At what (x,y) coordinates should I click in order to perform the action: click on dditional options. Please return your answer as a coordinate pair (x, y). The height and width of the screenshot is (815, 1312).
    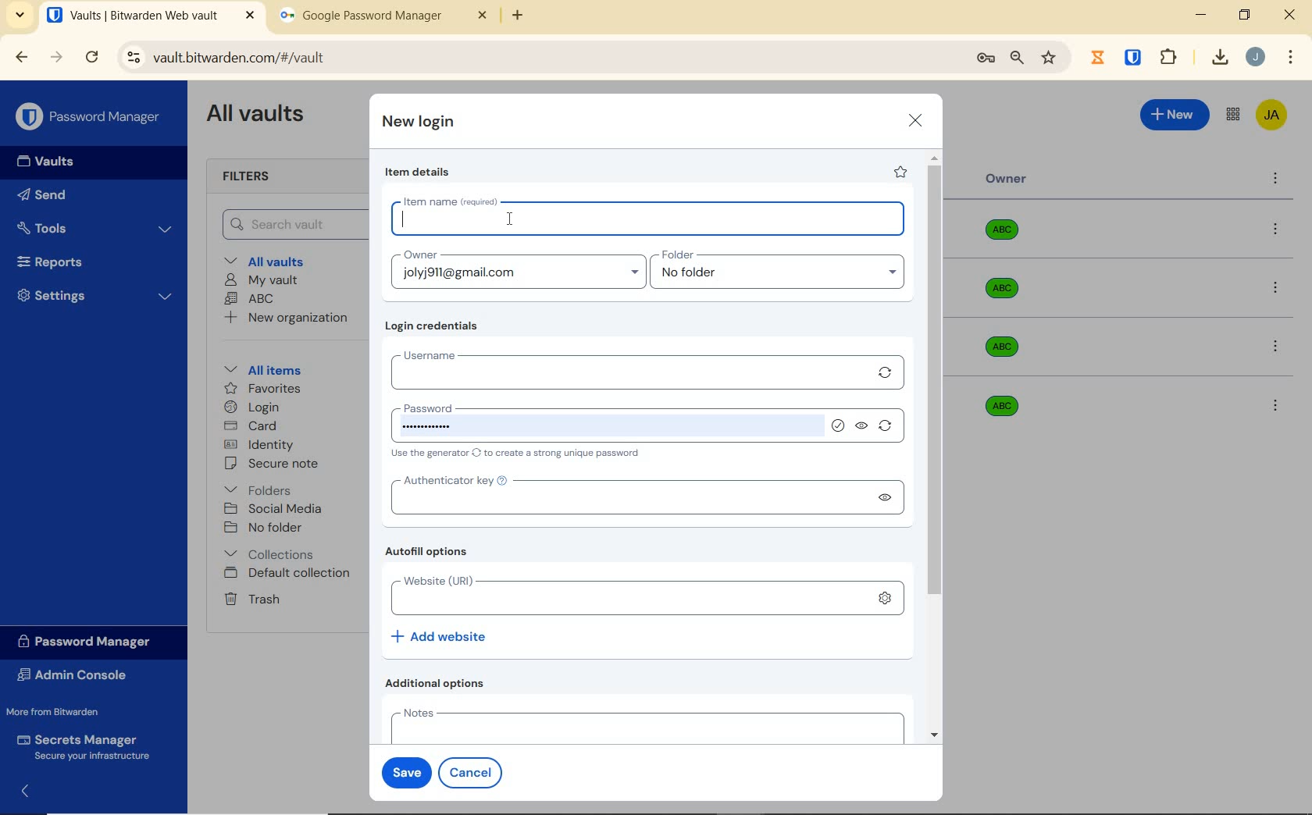
    Looking at the image, I should click on (439, 683).